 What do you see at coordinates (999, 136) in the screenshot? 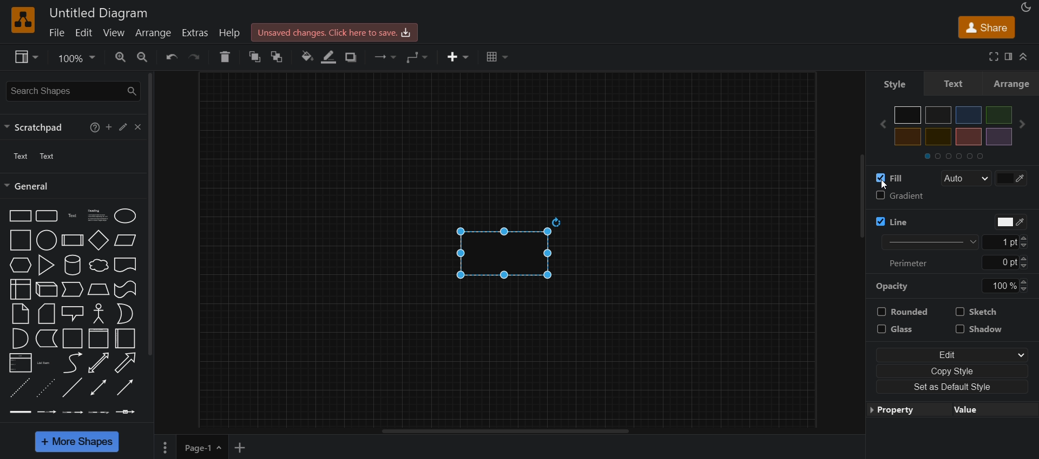
I see `violet` at bounding box center [999, 136].